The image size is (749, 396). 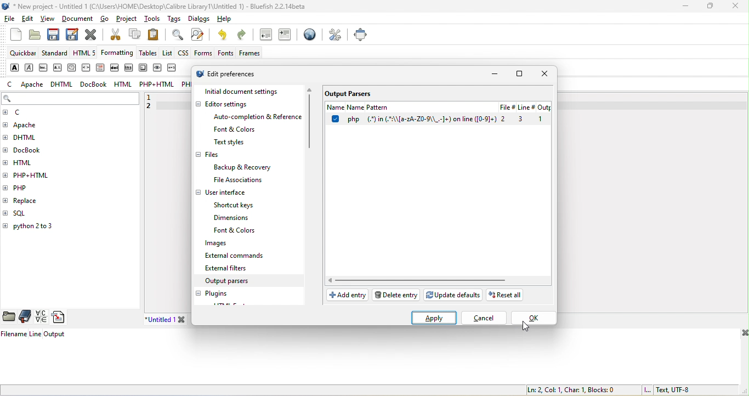 I want to click on apache, so click(x=34, y=125).